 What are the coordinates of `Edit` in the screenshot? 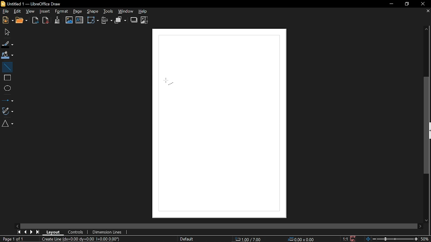 It's located at (18, 11).